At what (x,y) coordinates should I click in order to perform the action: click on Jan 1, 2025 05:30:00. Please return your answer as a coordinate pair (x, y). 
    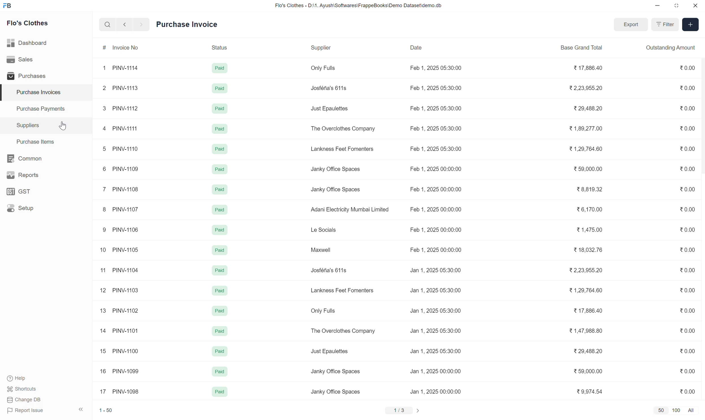
    Looking at the image, I should click on (436, 290).